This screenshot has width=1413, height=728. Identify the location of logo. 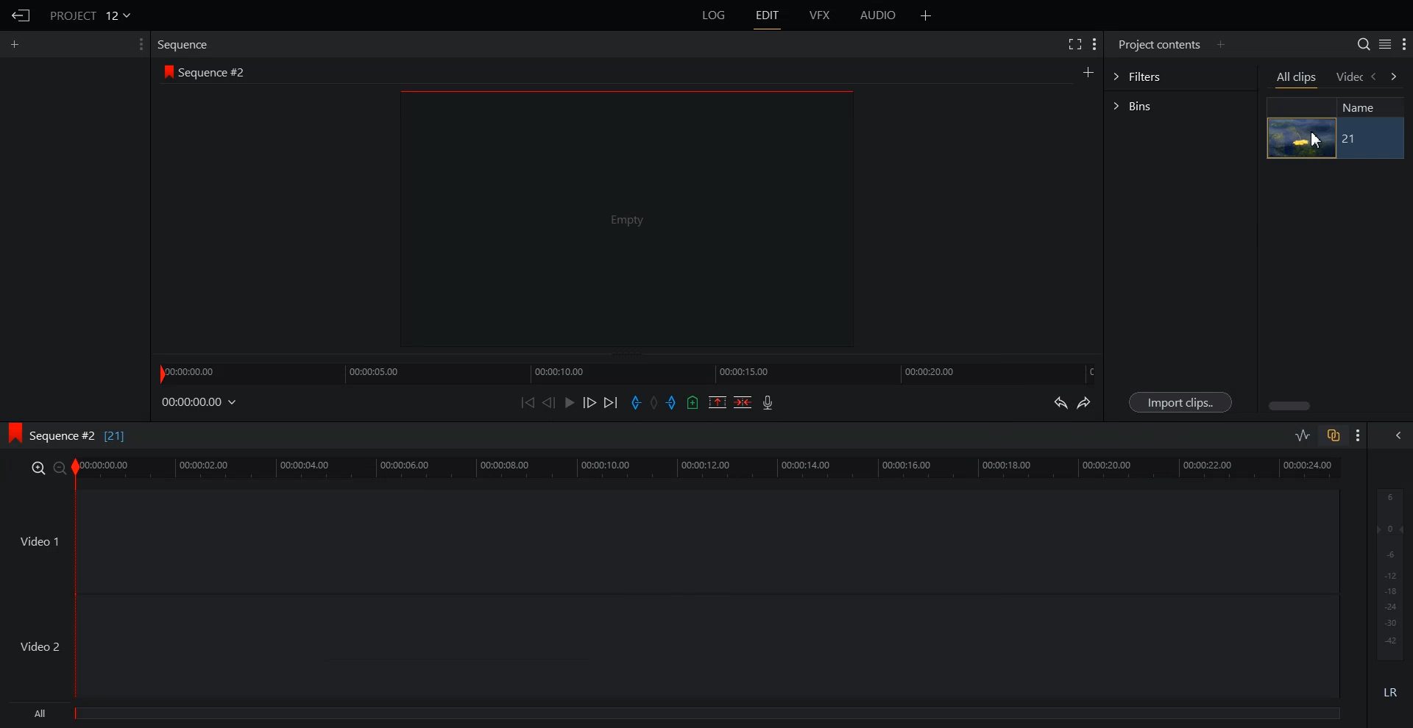
(166, 72).